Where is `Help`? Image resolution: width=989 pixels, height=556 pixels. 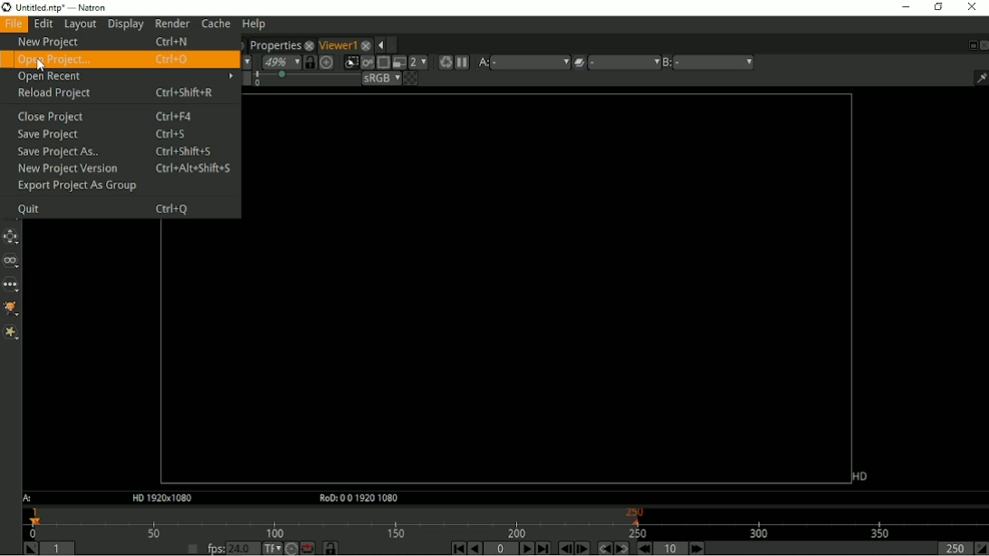 Help is located at coordinates (253, 24).